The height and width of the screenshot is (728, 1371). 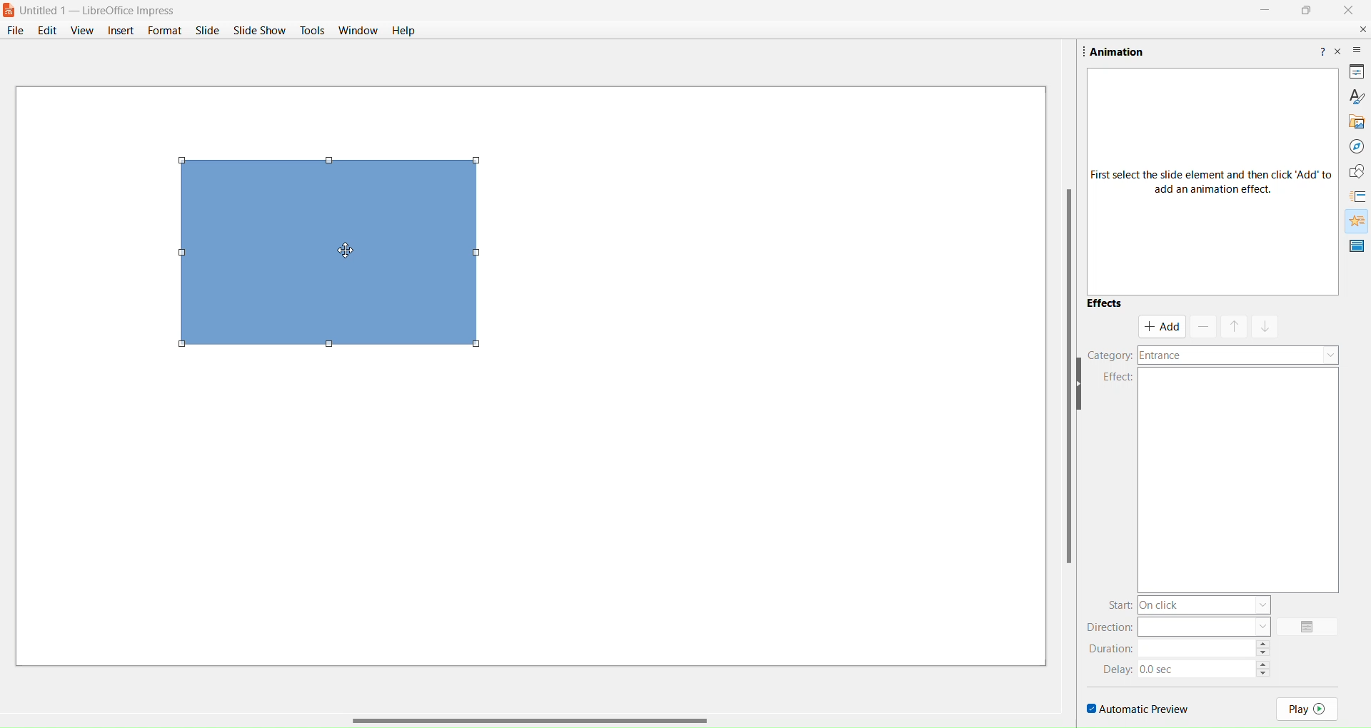 What do you see at coordinates (1265, 647) in the screenshot?
I see `increase/decrease` at bounding box center [1265, 647].